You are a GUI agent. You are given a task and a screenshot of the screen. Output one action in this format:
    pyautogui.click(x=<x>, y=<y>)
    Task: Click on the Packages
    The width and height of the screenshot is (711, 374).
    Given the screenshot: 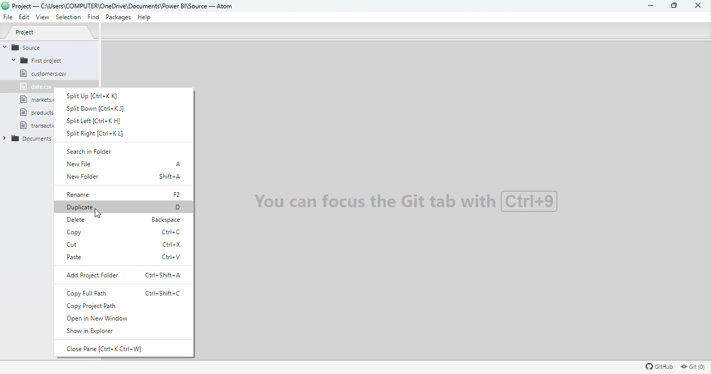 What is the action you would take?
    pyautogui.click(x=120, y=17)
    